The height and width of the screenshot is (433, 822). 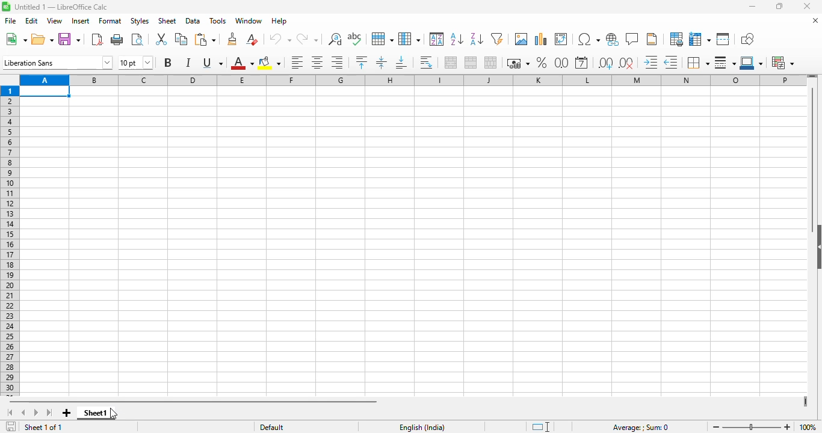 What do you see at coordinates (61, 7) in the screenshot?
I see `Untitled 1 - LibreOffice Calc` at bounding box center [61, 7].